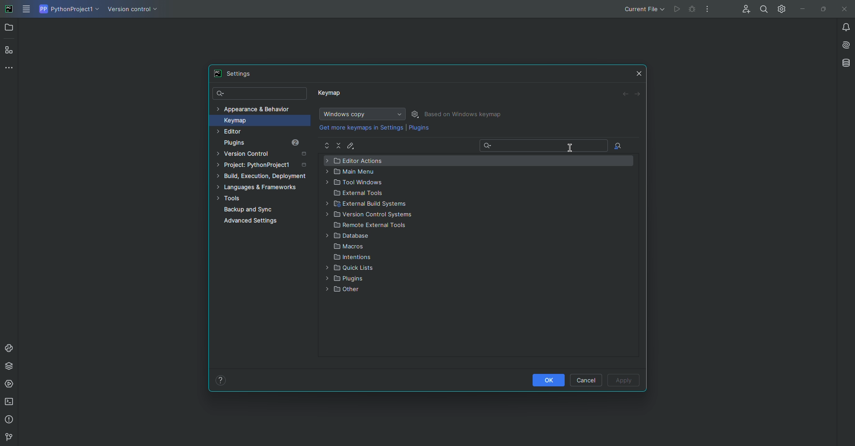  What do you see at coordinates (356, 183) in the screenshot?
I see `Tool Windows` at bounding box center [356, 183].